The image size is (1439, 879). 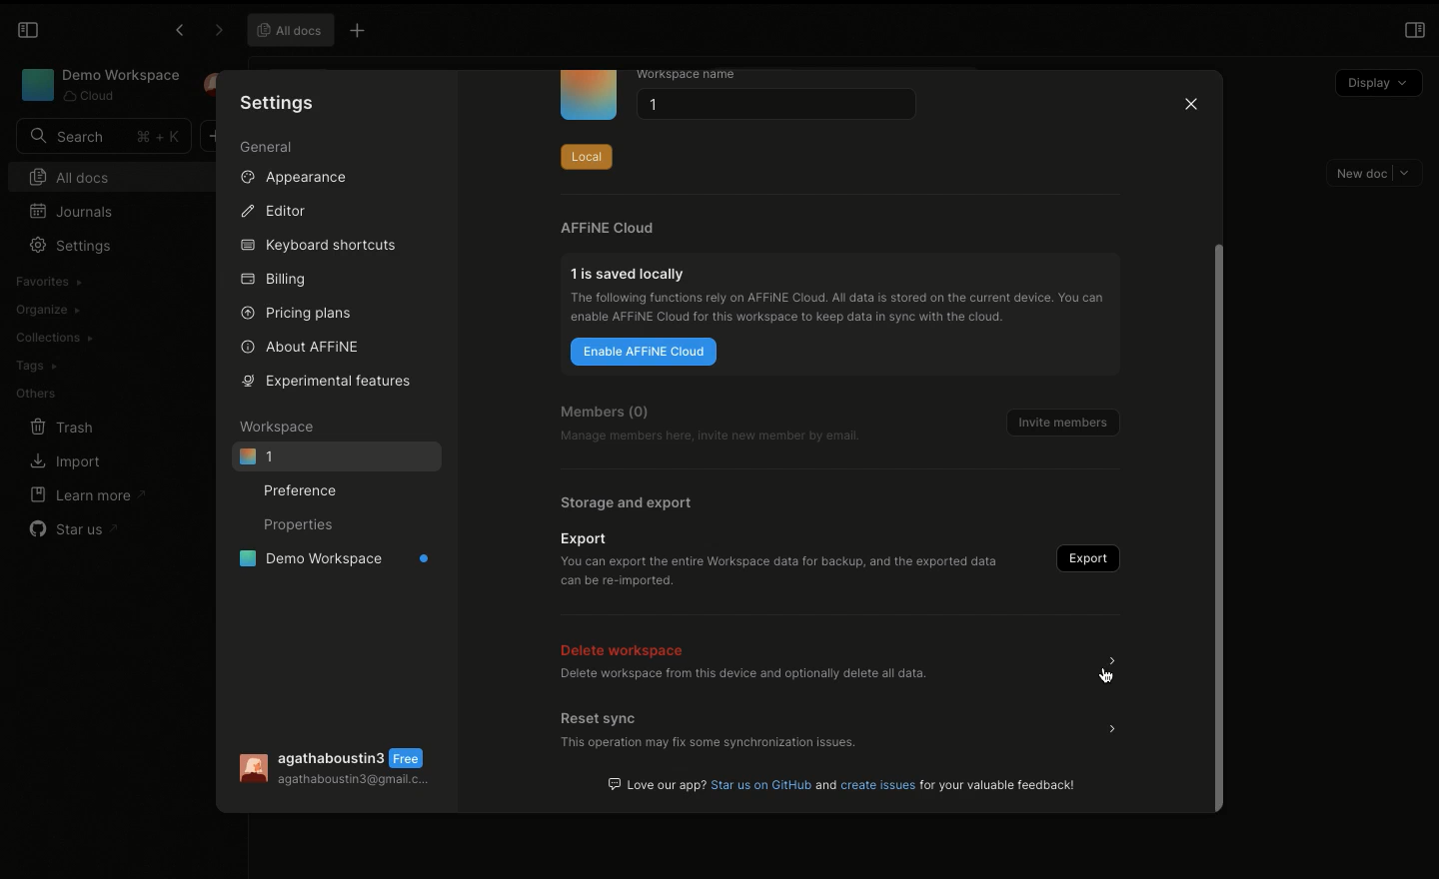 What do you see at coordinates (302, 181) in the screenshot?
I see `Appearance` at bounding box center [302, 181].